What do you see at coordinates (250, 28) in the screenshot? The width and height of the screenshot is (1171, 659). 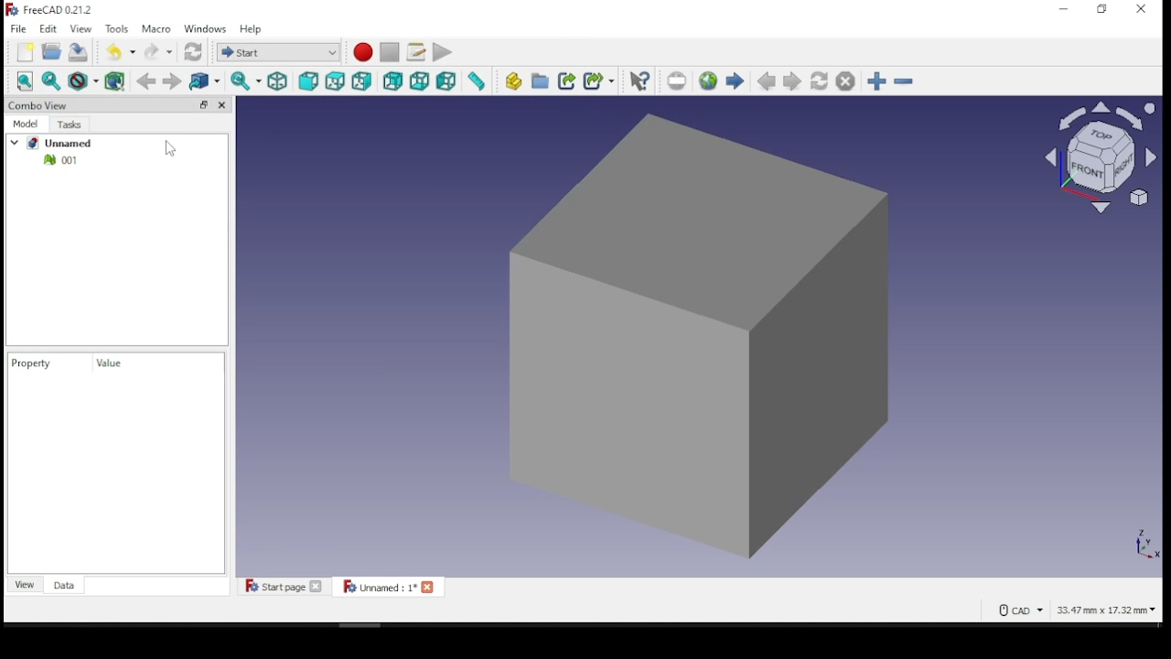 I see `help` at bounding box center [250, 28].